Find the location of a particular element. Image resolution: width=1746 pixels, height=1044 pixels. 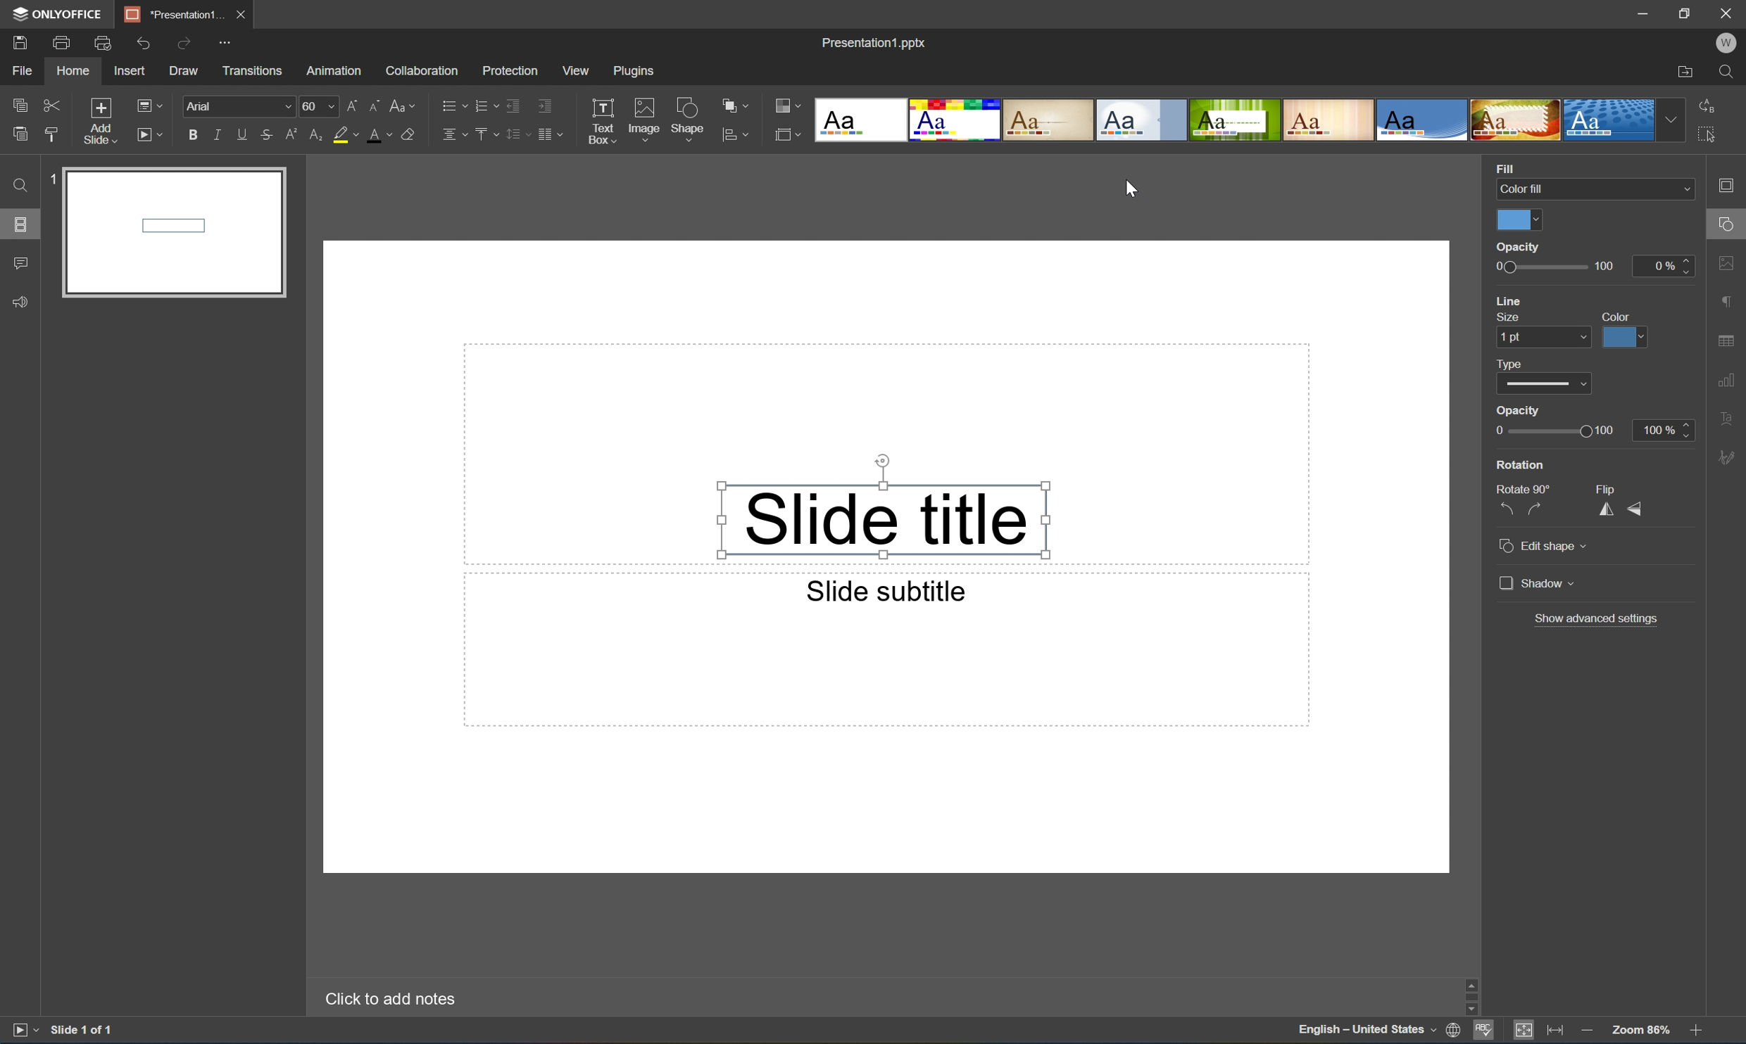

Rotate 90° is located at coordinates (1522, 486).